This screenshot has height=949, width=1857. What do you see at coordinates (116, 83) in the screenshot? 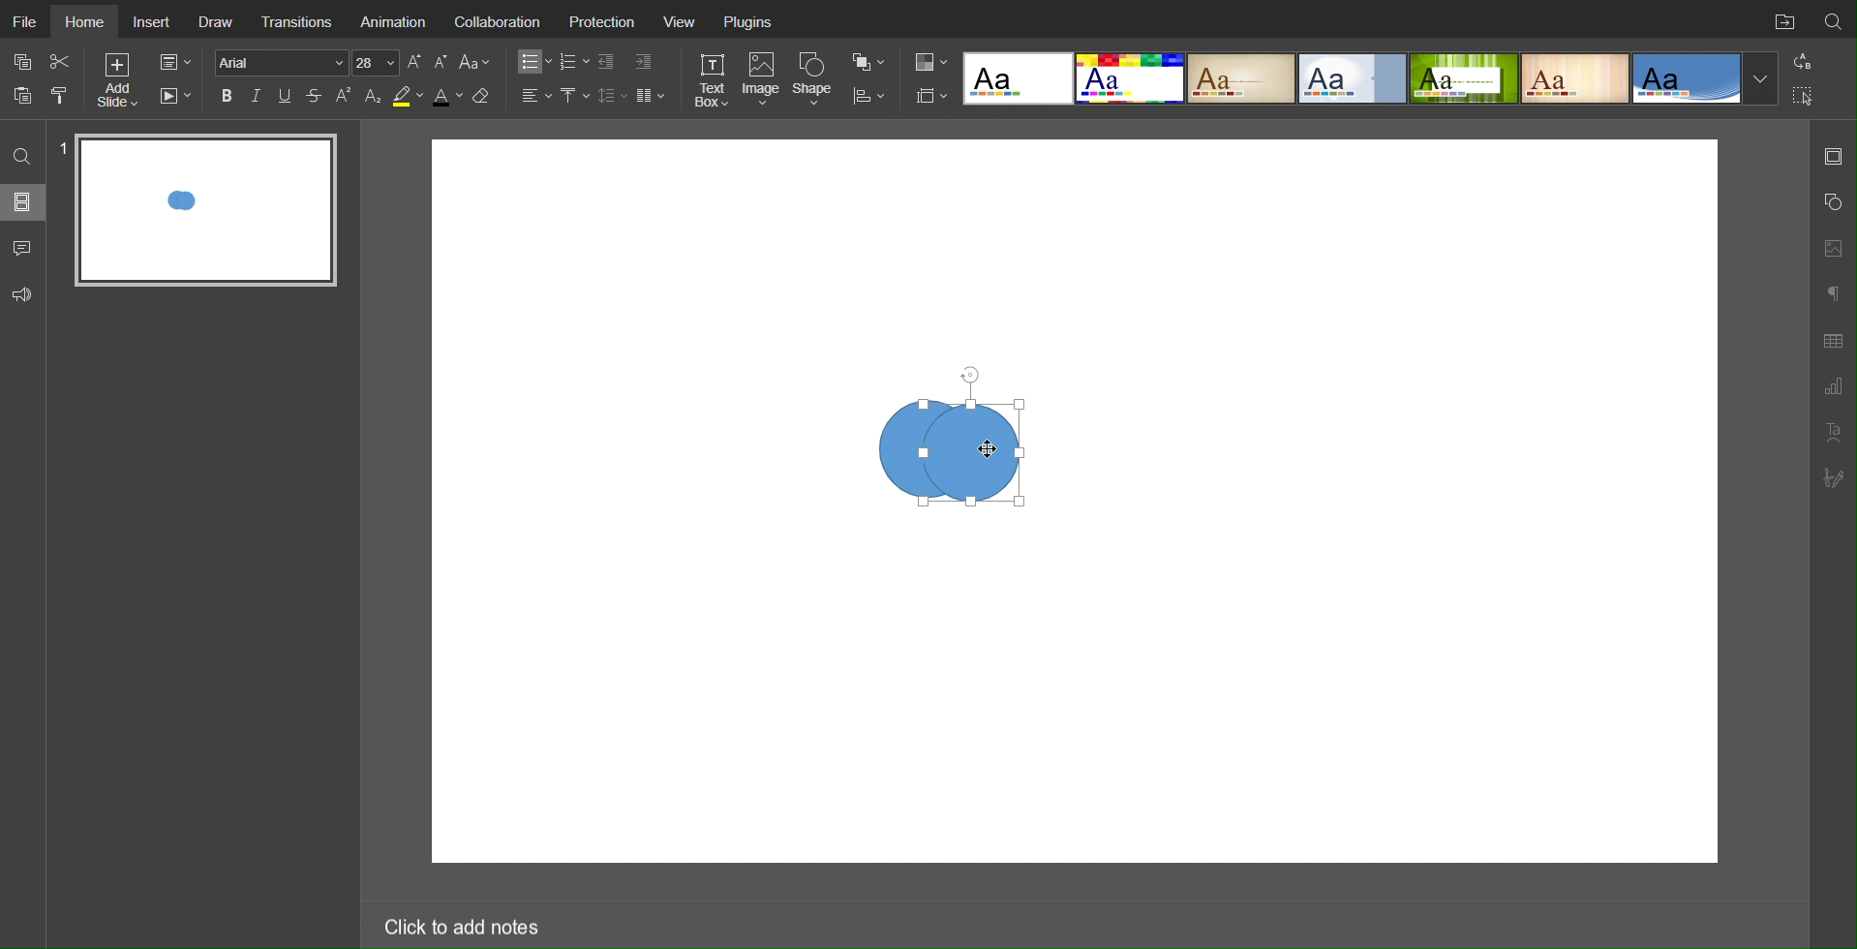
I see `Add Slide` at bounding box center [116, 83].